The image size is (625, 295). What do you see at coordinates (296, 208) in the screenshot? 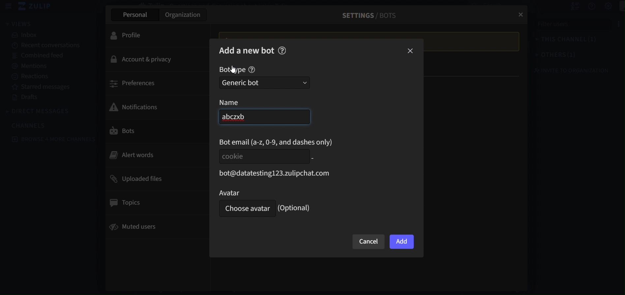
I see `(Optional)` at bounding box center [296, 208].